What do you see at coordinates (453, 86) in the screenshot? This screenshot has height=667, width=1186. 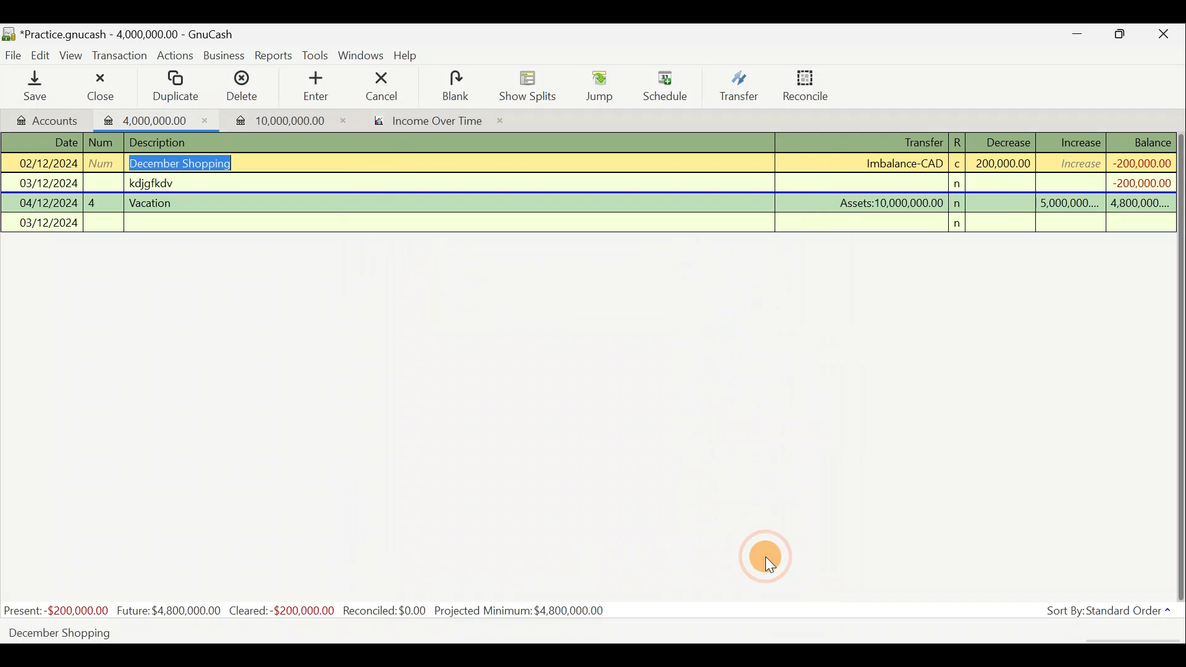 I see `Blank` at bounding box center [453, 86].